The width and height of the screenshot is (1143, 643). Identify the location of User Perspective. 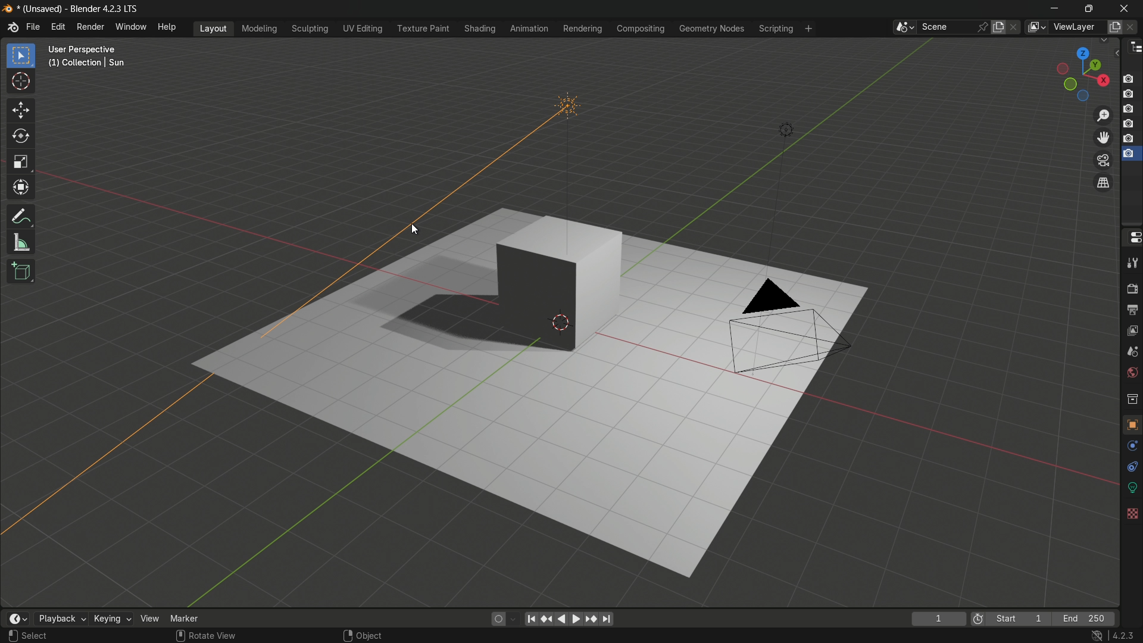
(86, 49).